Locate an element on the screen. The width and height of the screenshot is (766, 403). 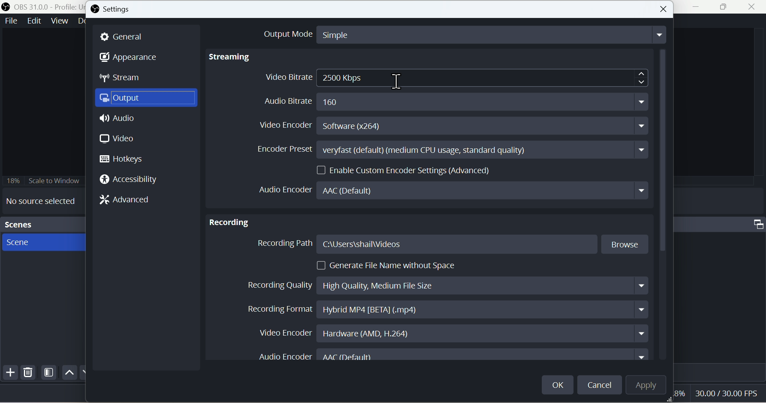
Streaming is located at coordinates (232, 57).